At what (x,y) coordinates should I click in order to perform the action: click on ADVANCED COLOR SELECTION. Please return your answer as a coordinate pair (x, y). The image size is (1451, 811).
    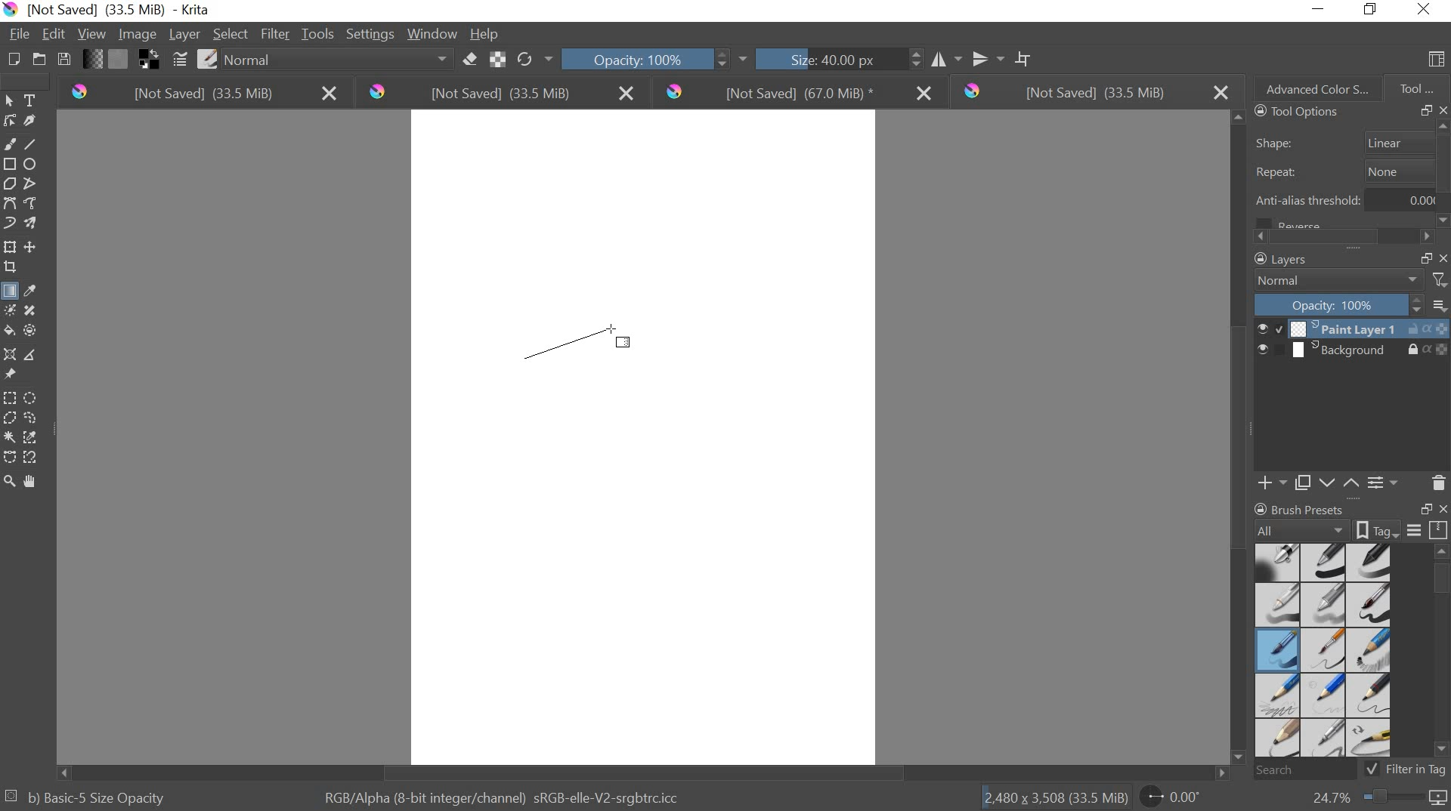
    Looking at the image, I should click on (1312, 86).